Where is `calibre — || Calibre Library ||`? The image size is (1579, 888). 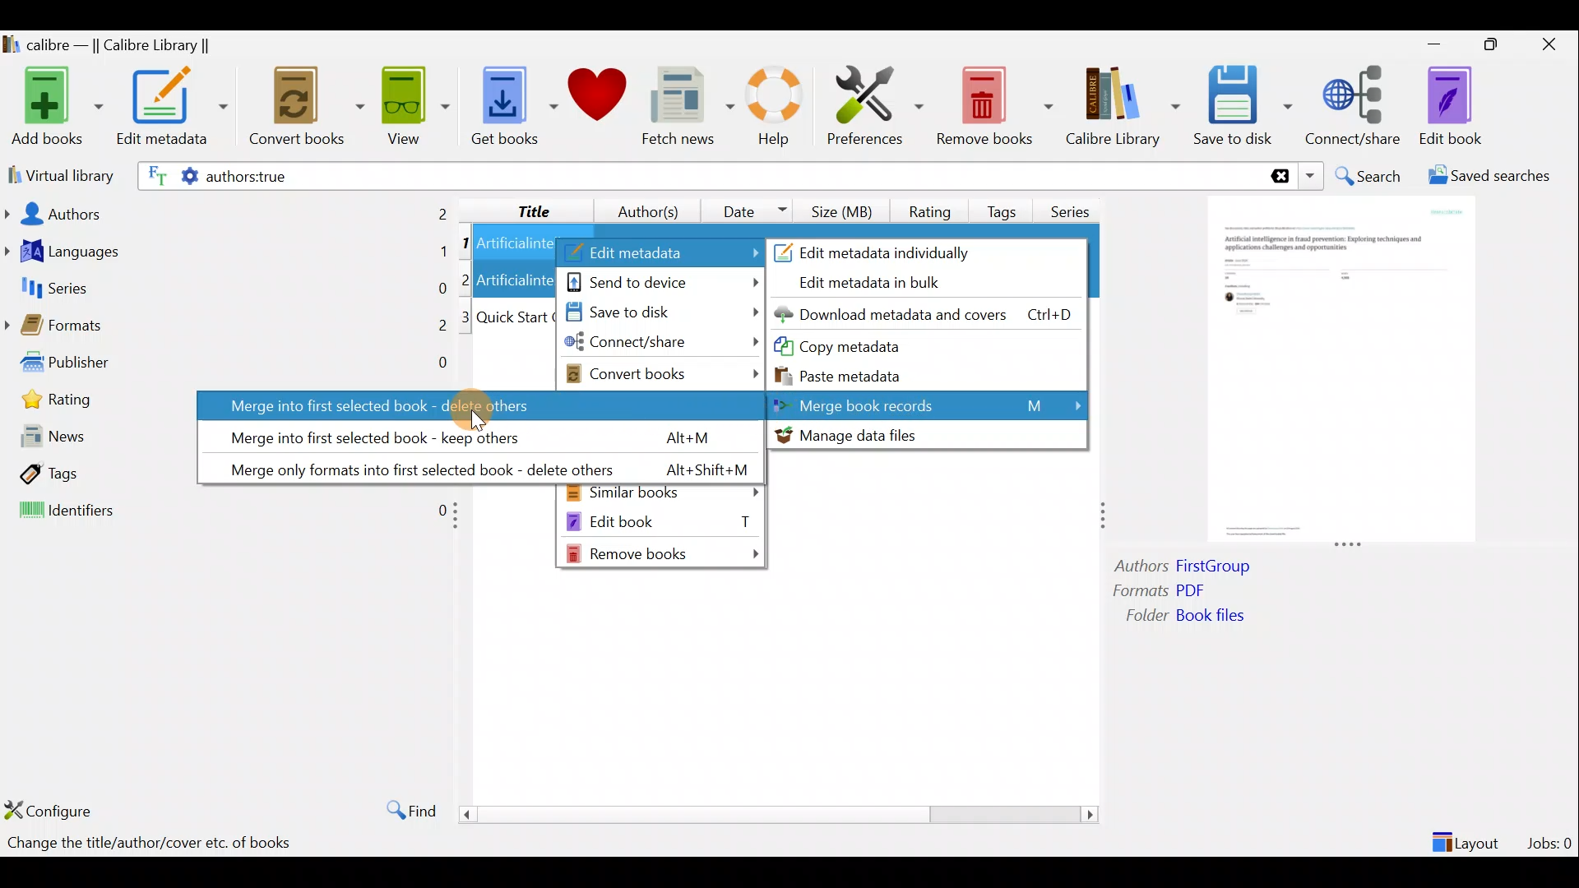
calibre — || Calibre Library || is located at coordinates (109, 46).